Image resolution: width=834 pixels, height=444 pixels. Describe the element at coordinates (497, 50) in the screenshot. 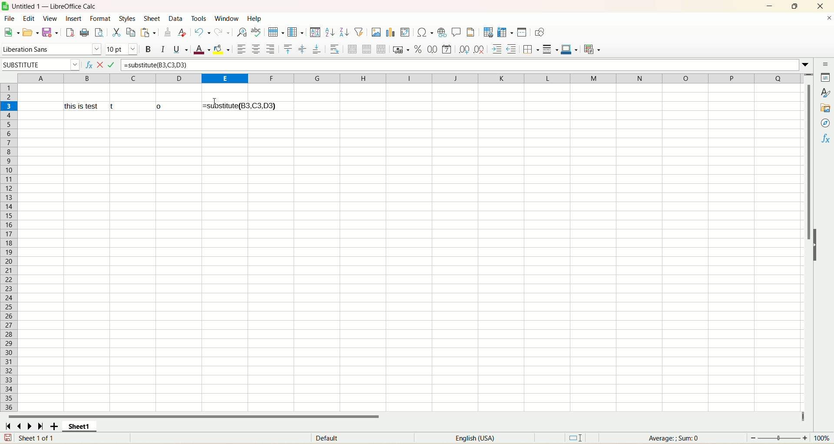

I see `increase indent` at that location.